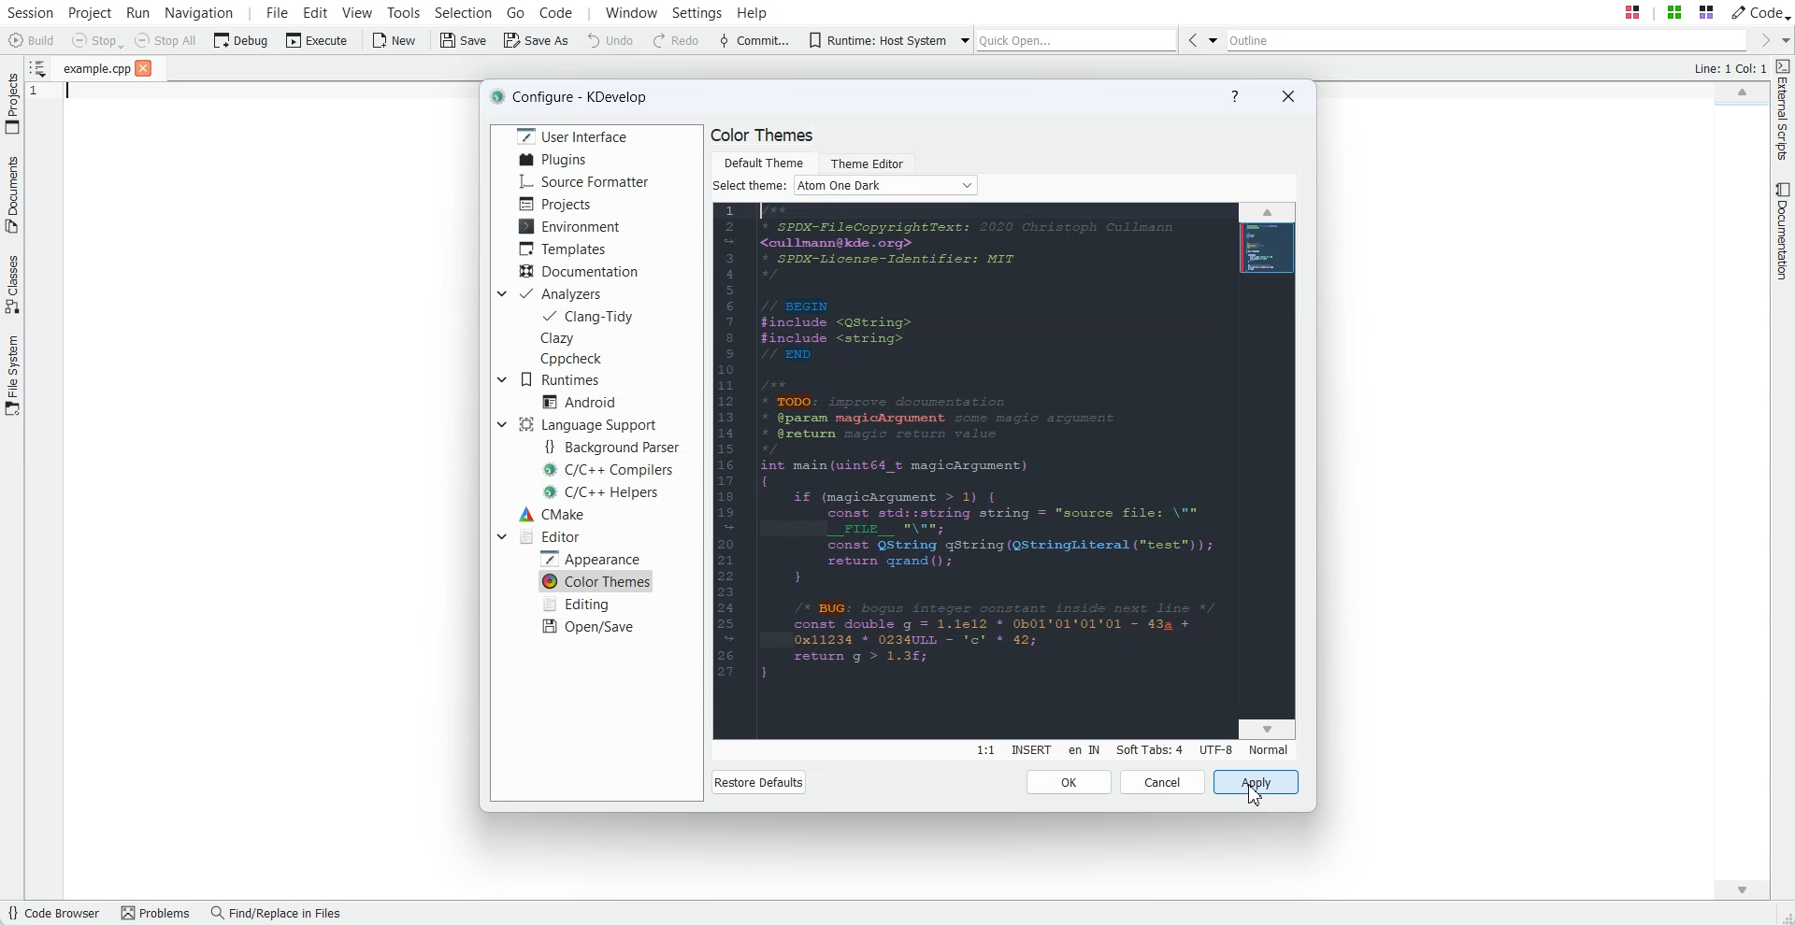  I want to click on Documentation, so click(1784, 232).